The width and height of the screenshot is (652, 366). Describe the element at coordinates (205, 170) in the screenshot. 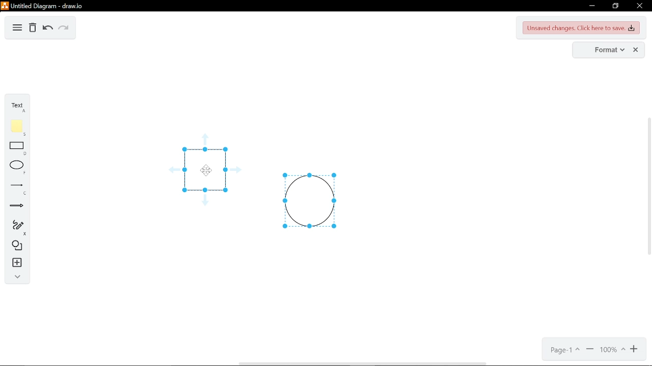

I see `square selected` at that location.